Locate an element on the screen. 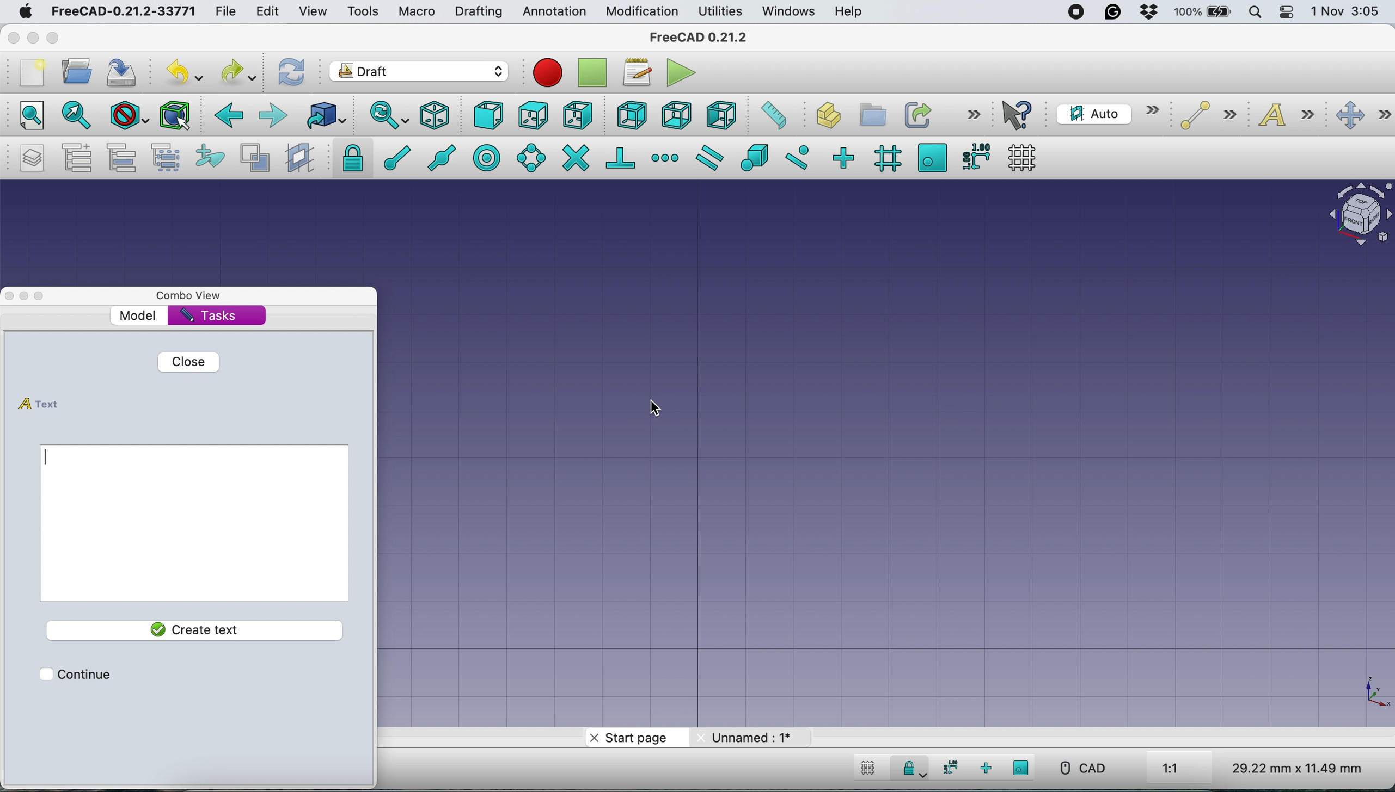  snap center is located at coordinates (485, 160).